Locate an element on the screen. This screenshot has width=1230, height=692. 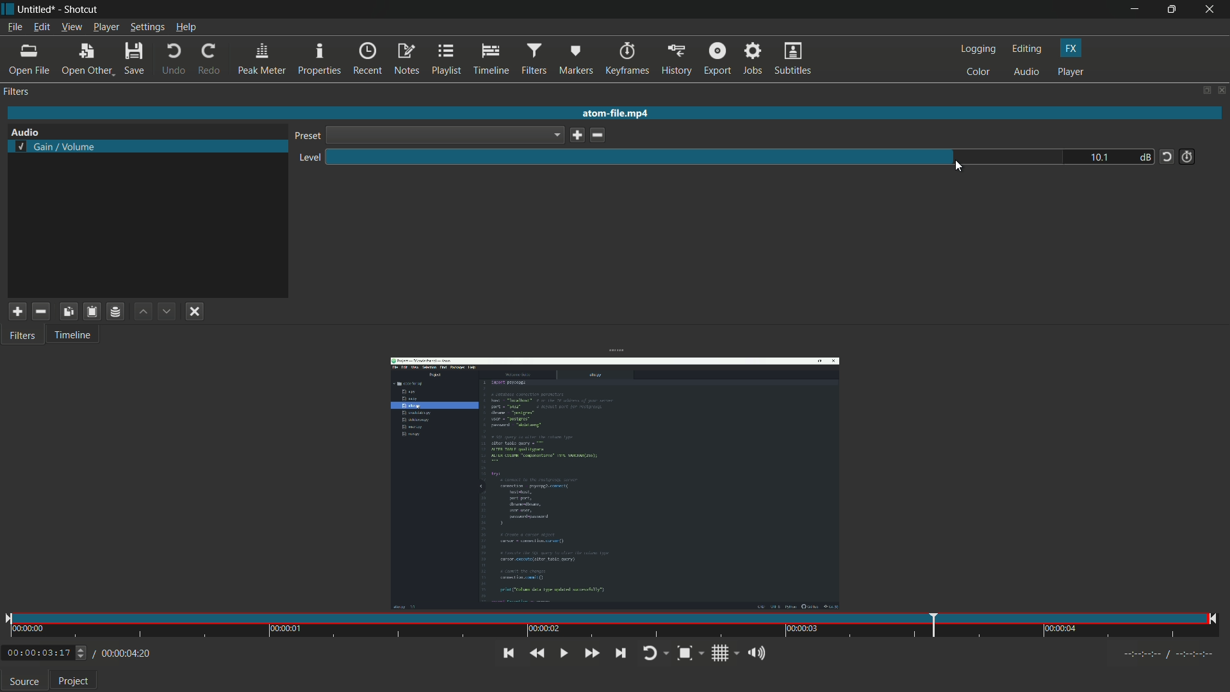
filters is located at coordinates (534, 60).